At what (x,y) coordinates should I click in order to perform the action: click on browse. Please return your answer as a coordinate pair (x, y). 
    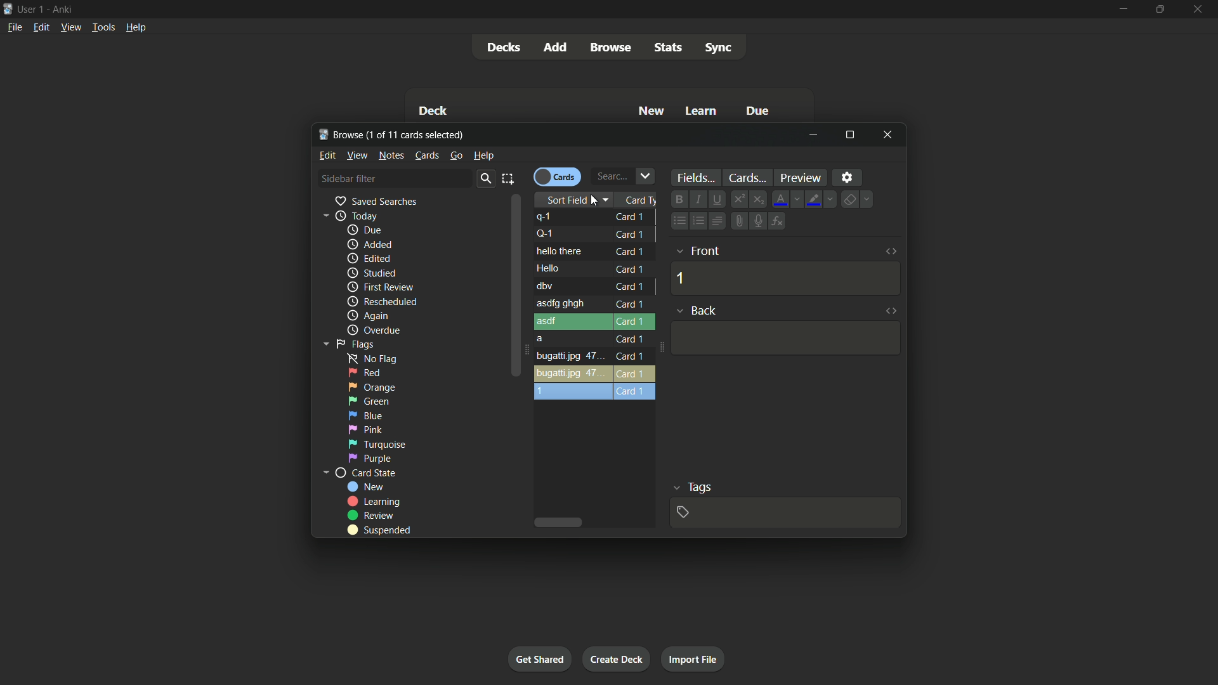
    Looking at the image, I should click on (610, 48).